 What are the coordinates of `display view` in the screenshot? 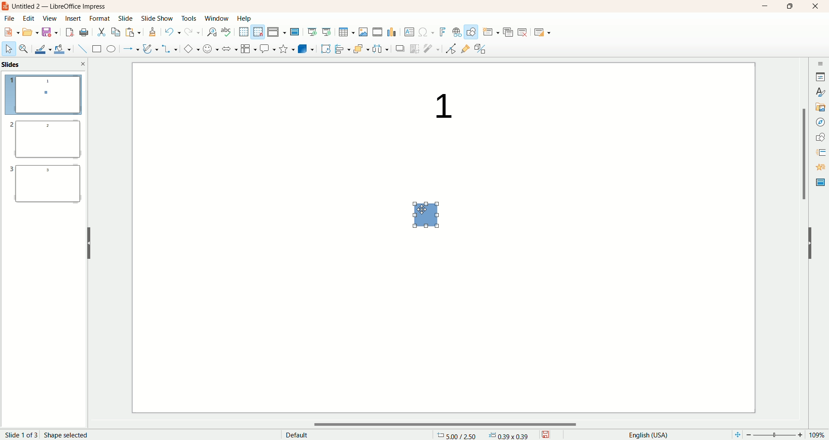 It's located at (278, 31).